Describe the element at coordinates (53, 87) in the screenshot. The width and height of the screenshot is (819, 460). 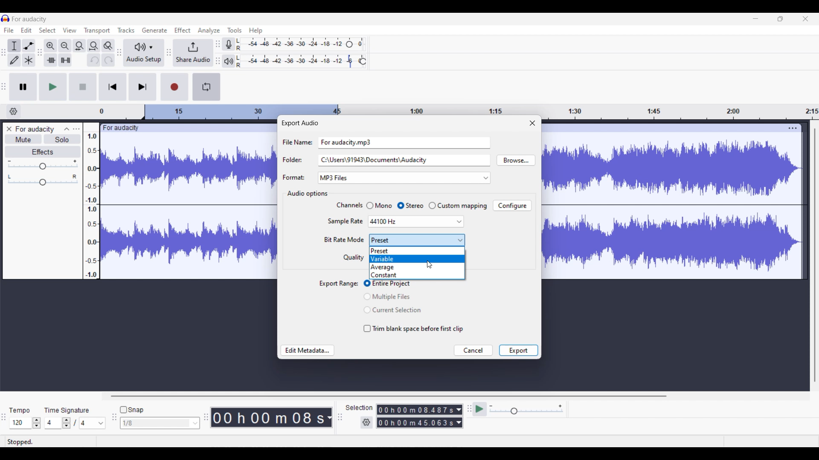
I see `Play/Play once` at that location.